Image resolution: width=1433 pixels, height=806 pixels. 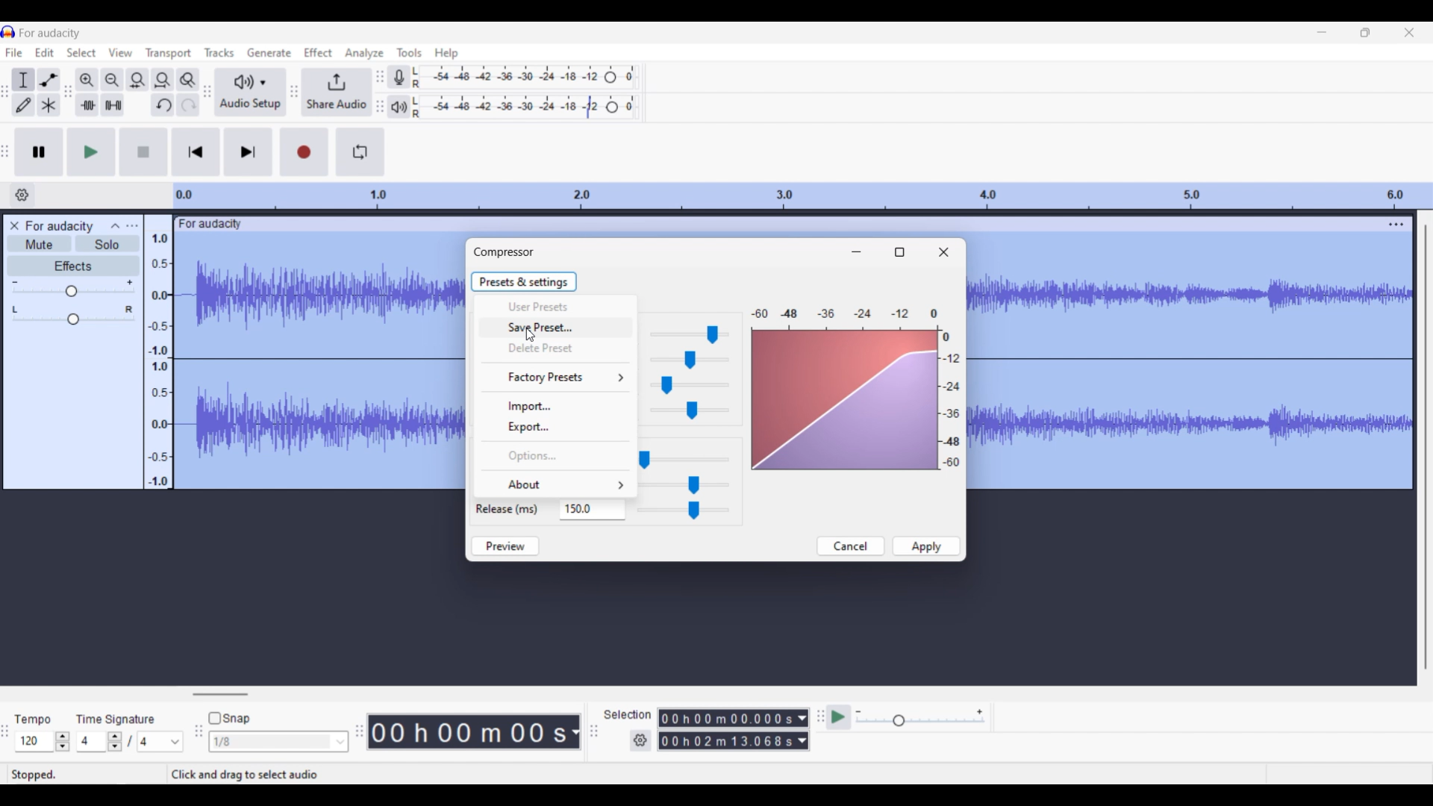 I want to click on Attack slider, so click(x=686, y=484).